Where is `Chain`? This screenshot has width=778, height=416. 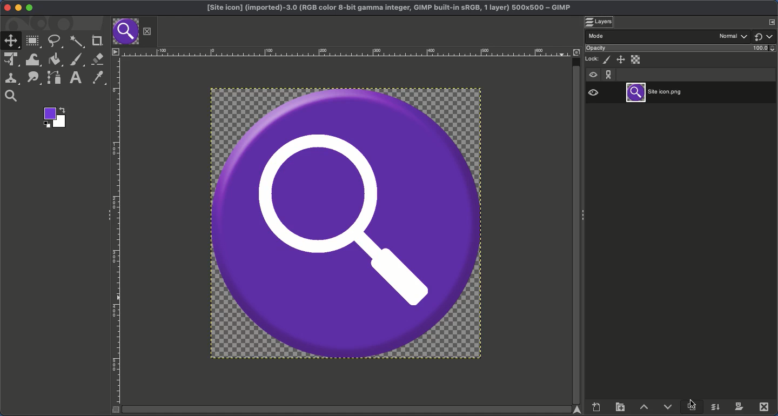 Chain is located at coordinates (608, 74).